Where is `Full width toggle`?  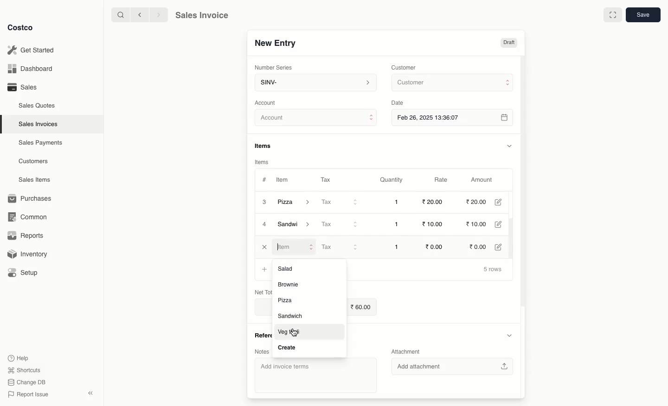 Full width toggle is located at coordinates (612, 15).